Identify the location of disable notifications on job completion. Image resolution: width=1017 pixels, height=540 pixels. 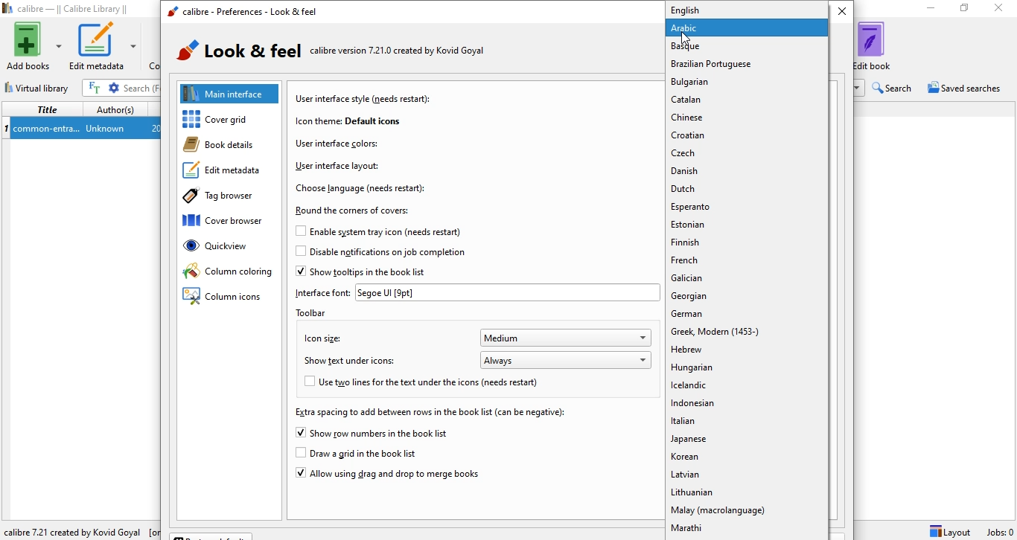
(380, 254).